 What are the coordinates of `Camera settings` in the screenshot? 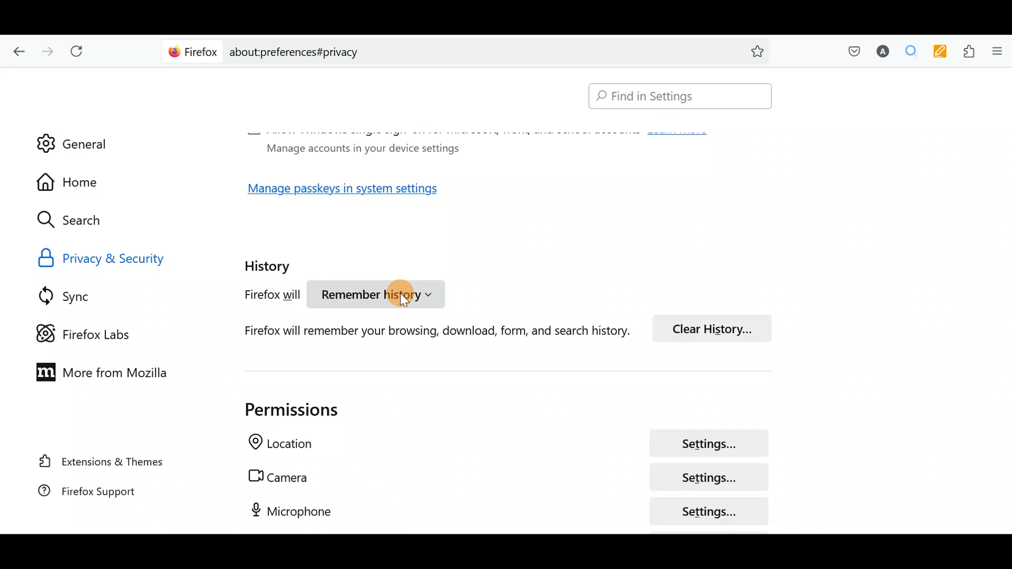 It's located at (502, 477).